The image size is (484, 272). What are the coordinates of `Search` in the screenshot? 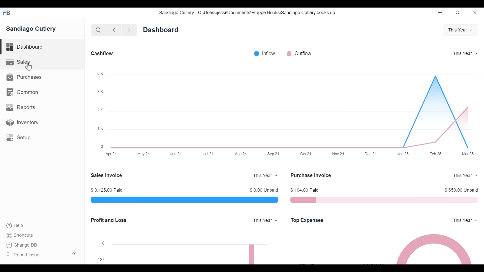 It's located at (98, 30).